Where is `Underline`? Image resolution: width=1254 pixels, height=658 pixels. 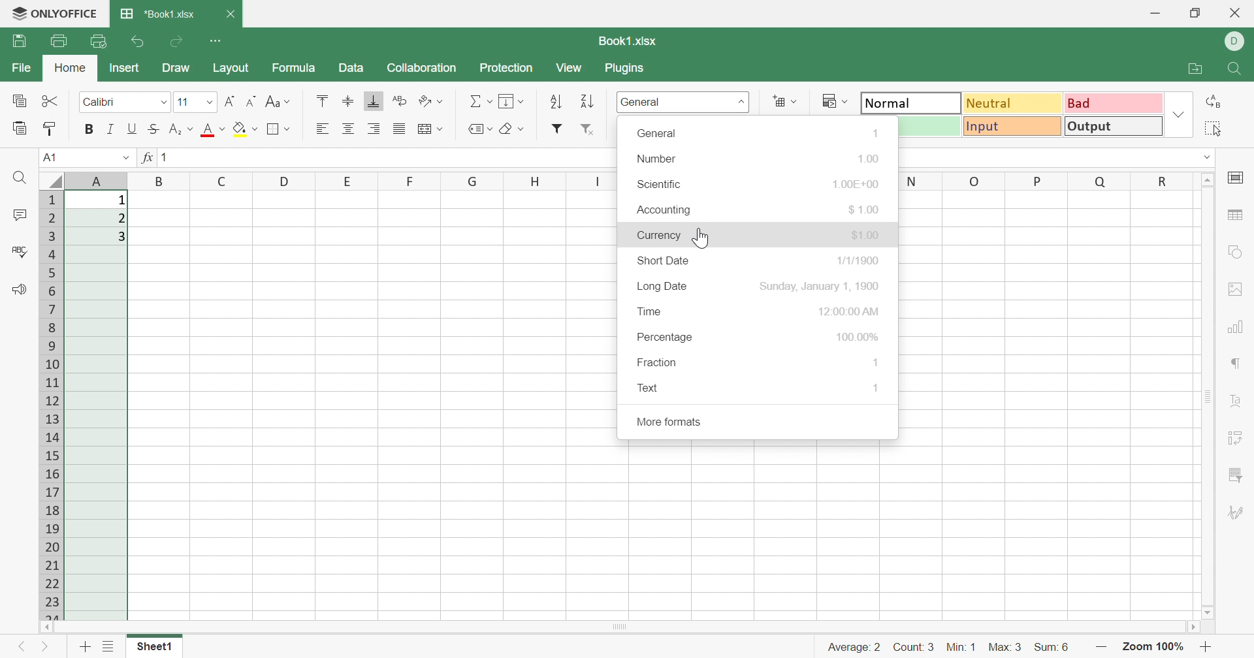 Underline is located at coordinates (131, 129).